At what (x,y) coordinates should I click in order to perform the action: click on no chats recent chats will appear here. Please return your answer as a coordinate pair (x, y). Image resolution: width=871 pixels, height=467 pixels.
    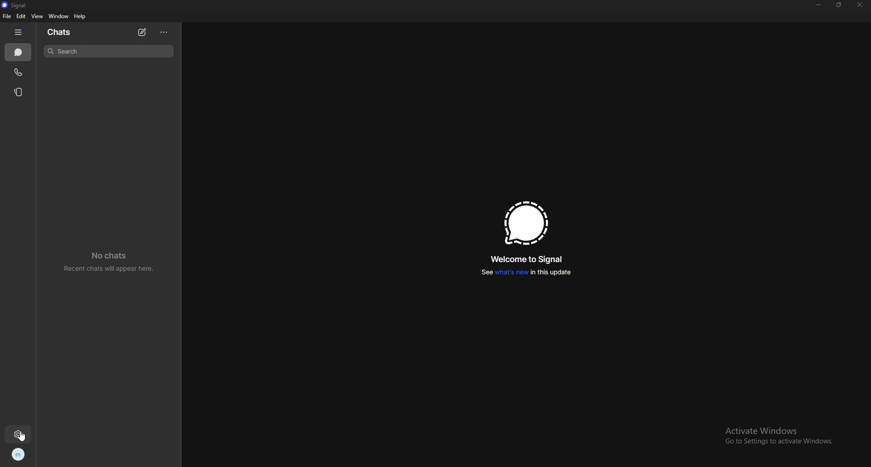
    Looking at the image, I should click on (113, 262).